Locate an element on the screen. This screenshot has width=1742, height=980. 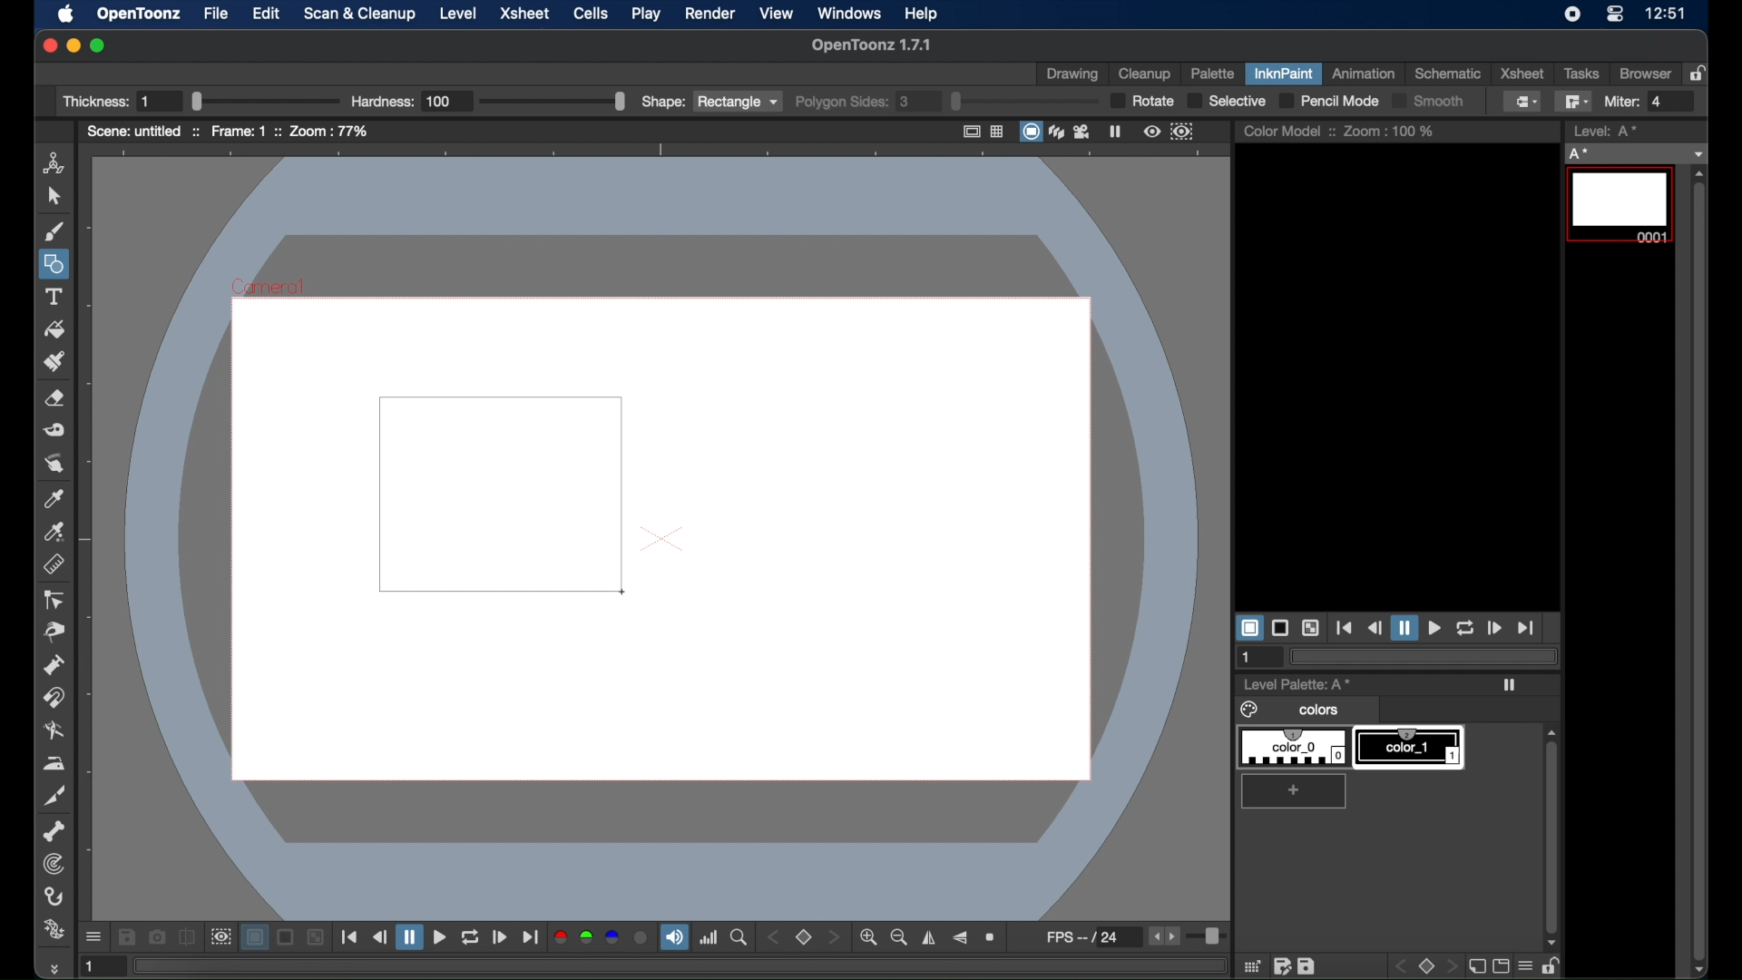
maximize is located at coordinates (99, 45).